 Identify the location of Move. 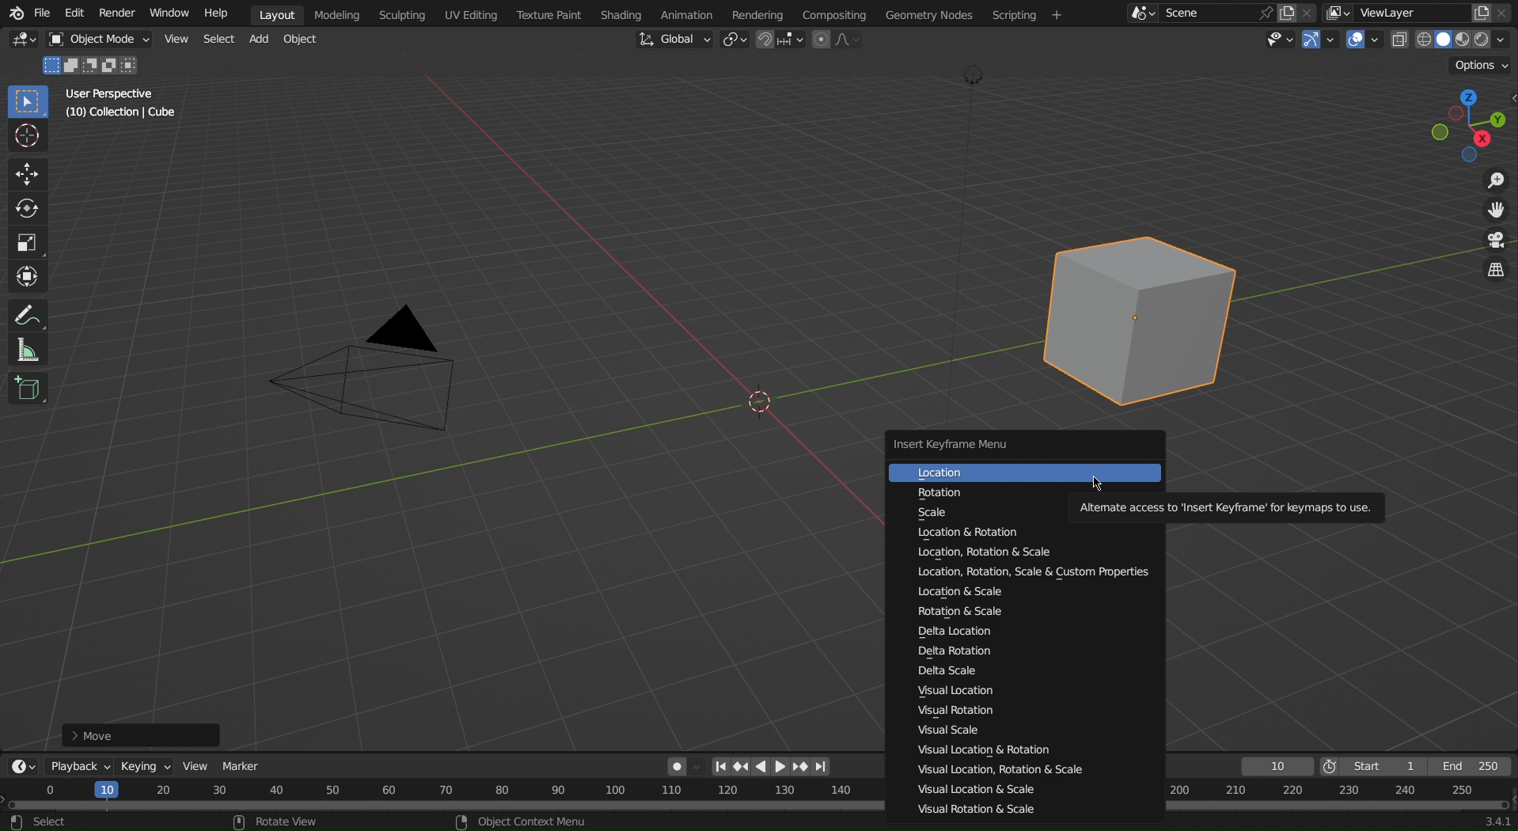
(143, 731).